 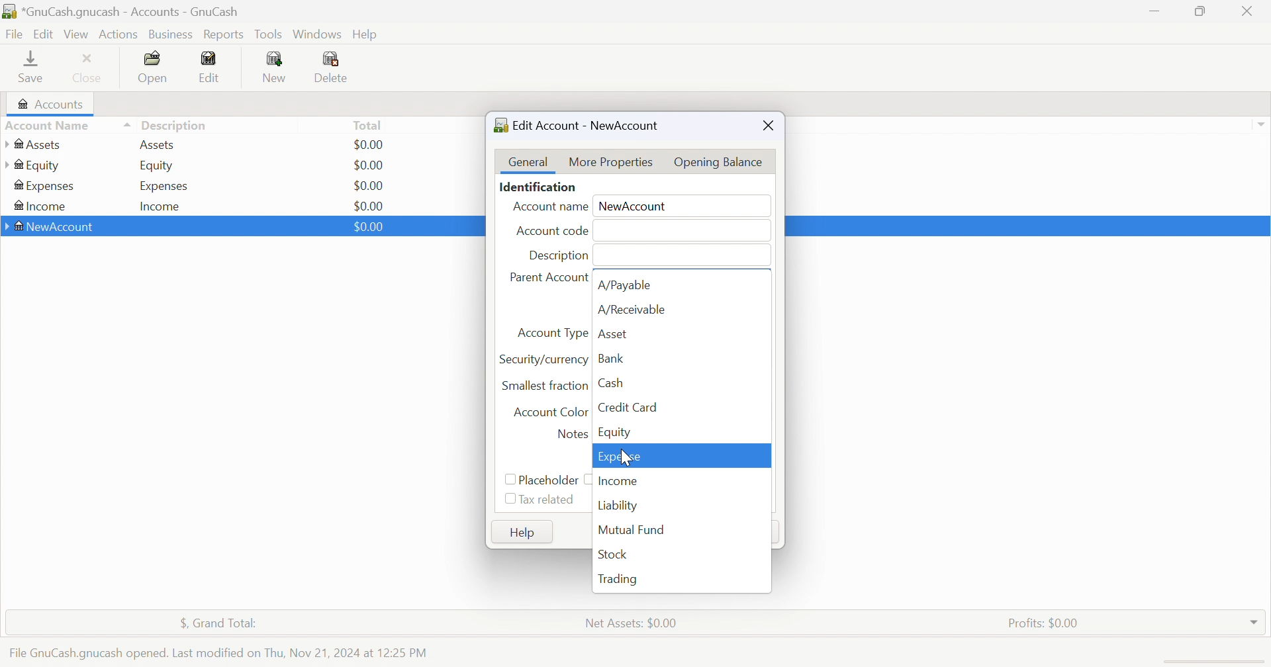 I want to click on $0.00, so click(x=367, y=165).